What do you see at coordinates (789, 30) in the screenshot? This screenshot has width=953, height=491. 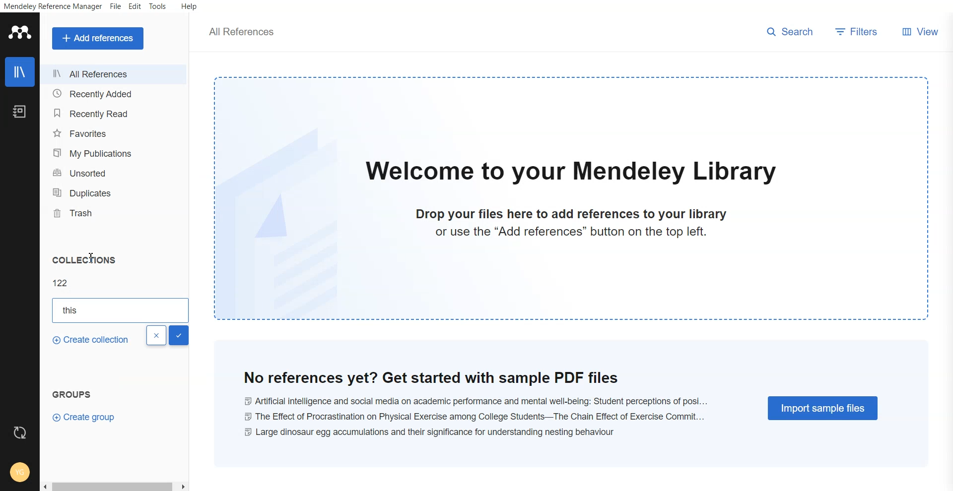 I see `search` at bounding box center [789, 30].